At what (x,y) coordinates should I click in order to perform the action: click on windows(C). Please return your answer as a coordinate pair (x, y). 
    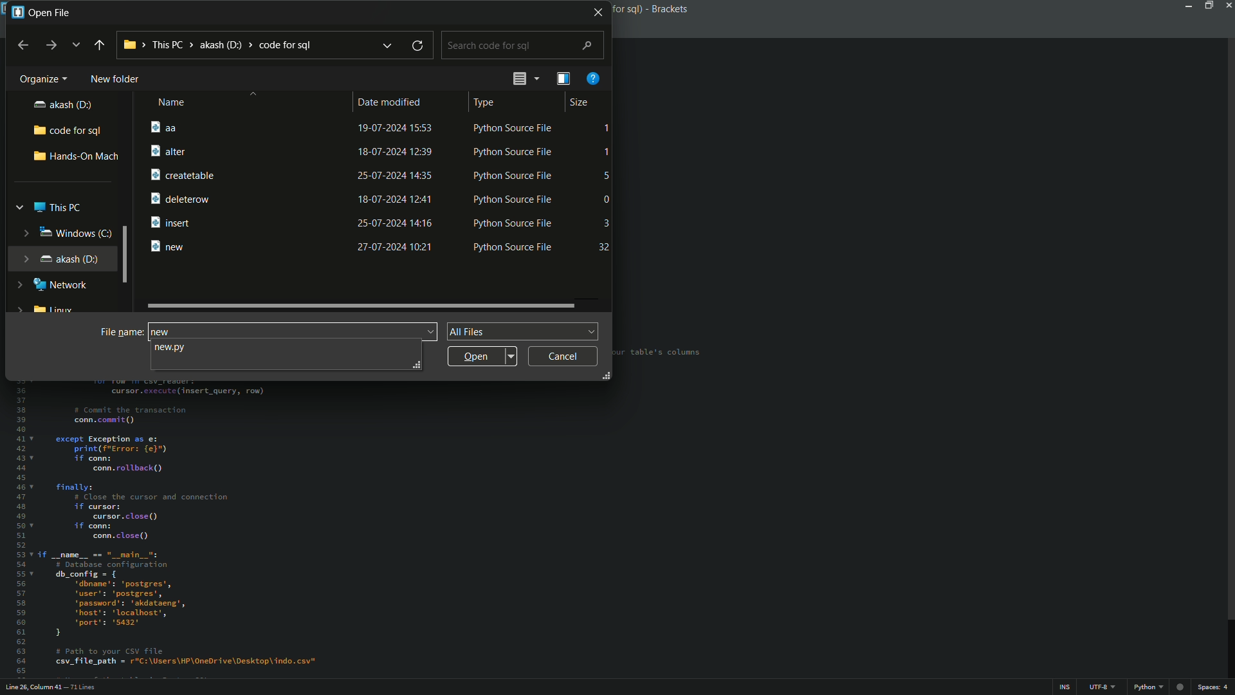
    Looking at the image, I should click on (65, 234).